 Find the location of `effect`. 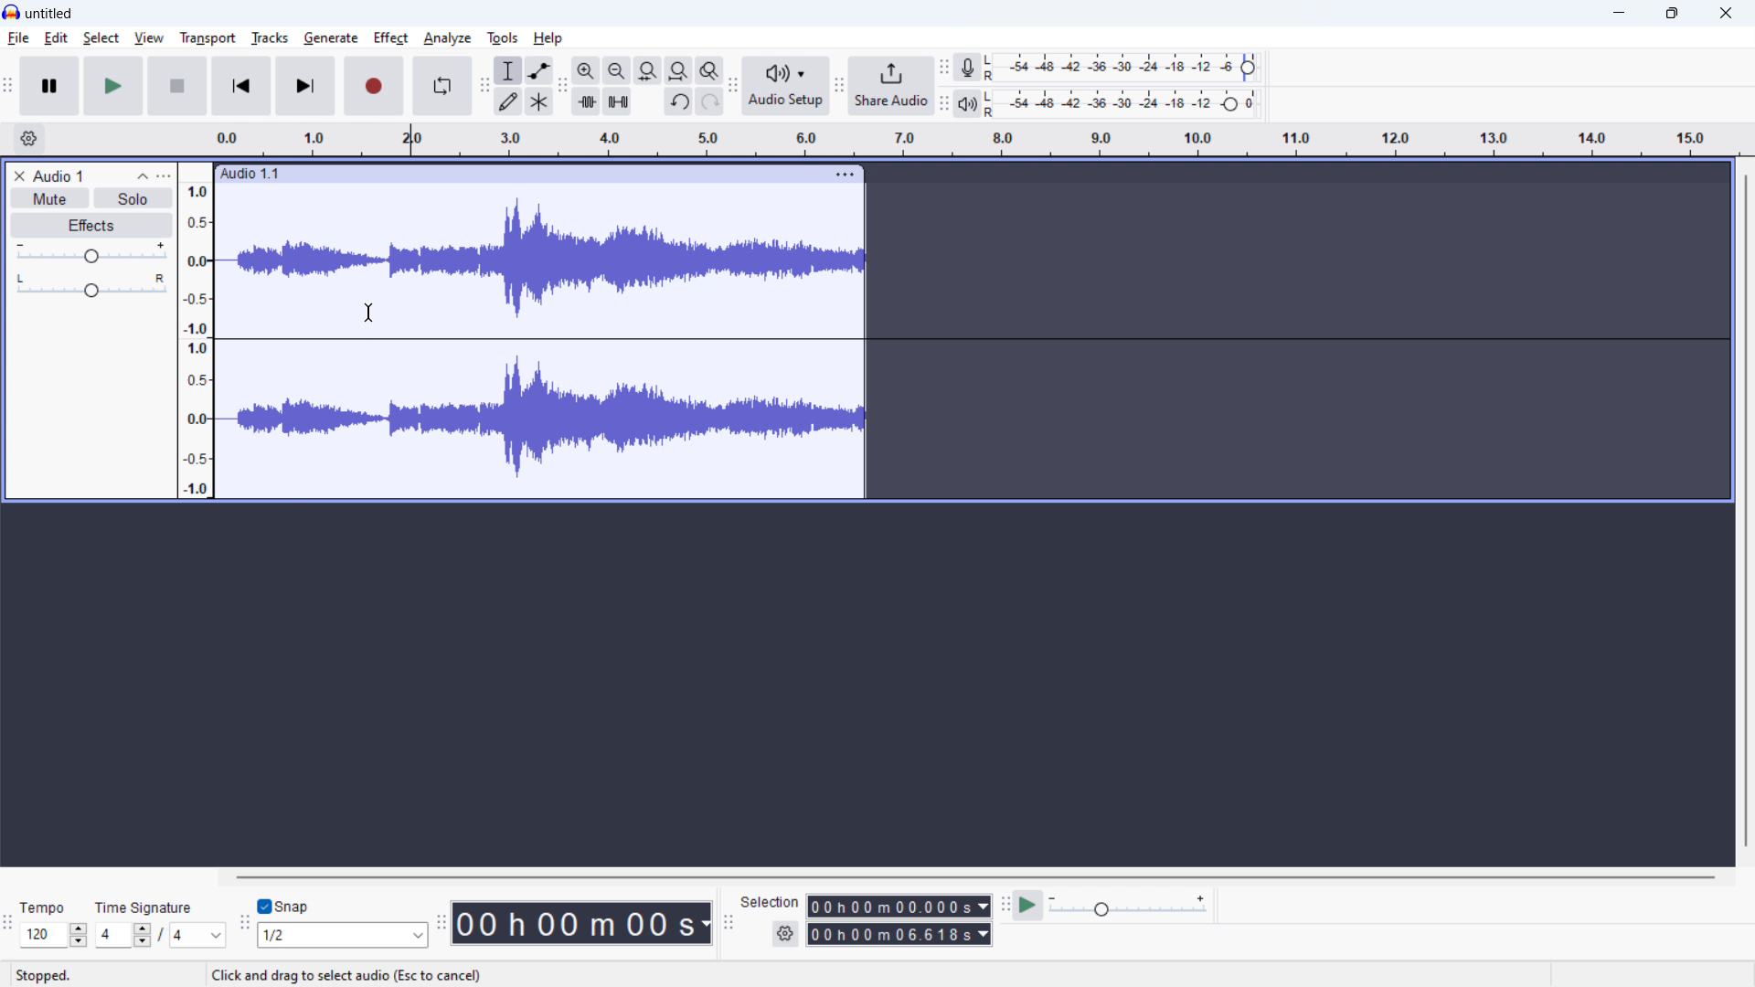

effect is located at coordinates (91, 225).